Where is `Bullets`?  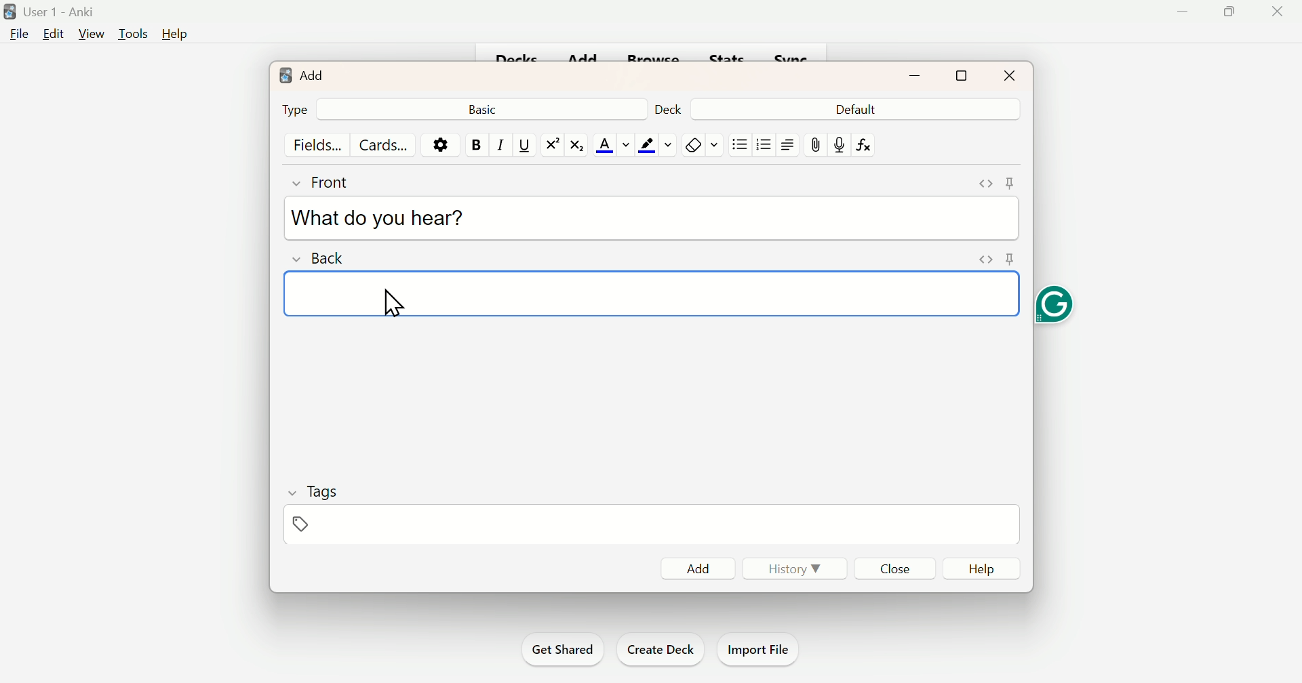 Bullets is located at coordinates (741, 144).